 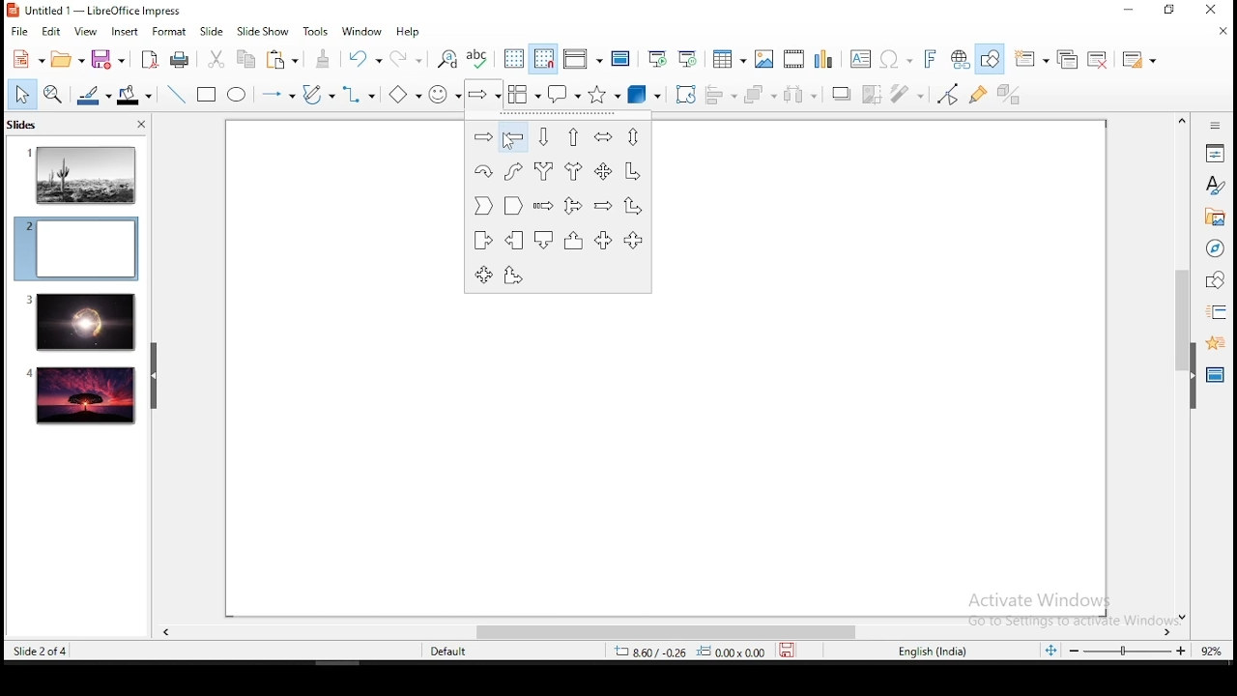 I want to click on master slide, so click(x=620, y=58).